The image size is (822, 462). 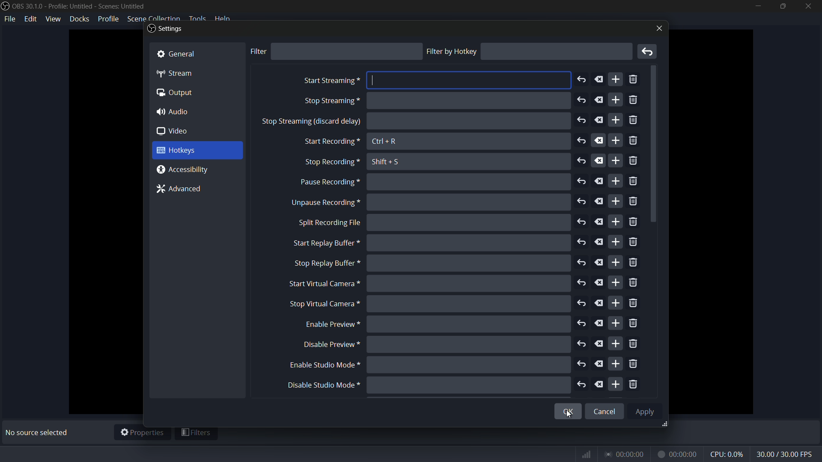 I want to click on add more, so click(x=615, y=201).